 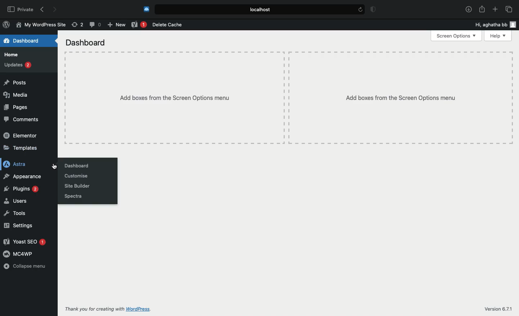 What do you see at coordinates (16, 164) in the screenshot?
I see `Astra` at bounding box center [16, 164].